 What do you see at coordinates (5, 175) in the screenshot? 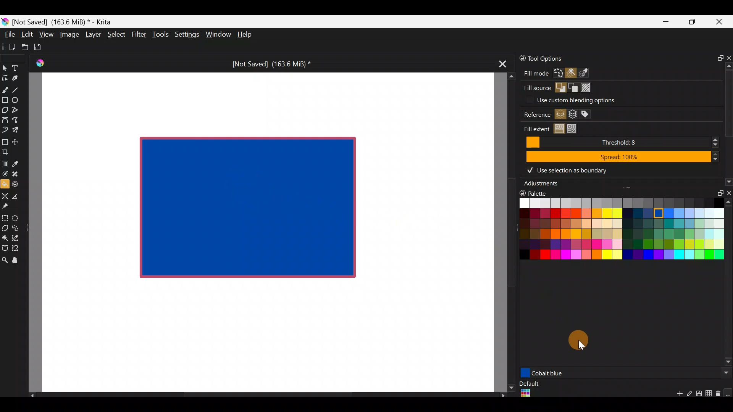
I see `Colourise mask tool` at bounding box center [5, 175].